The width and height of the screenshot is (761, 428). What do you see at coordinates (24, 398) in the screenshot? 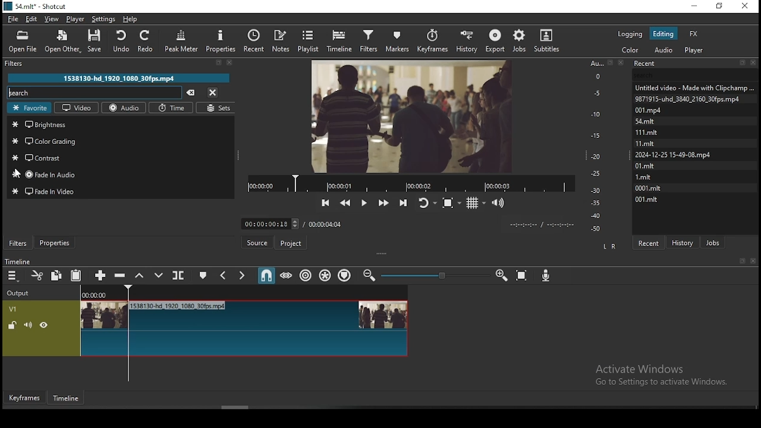
I see `keyframe` at bounding box center [24, 398].